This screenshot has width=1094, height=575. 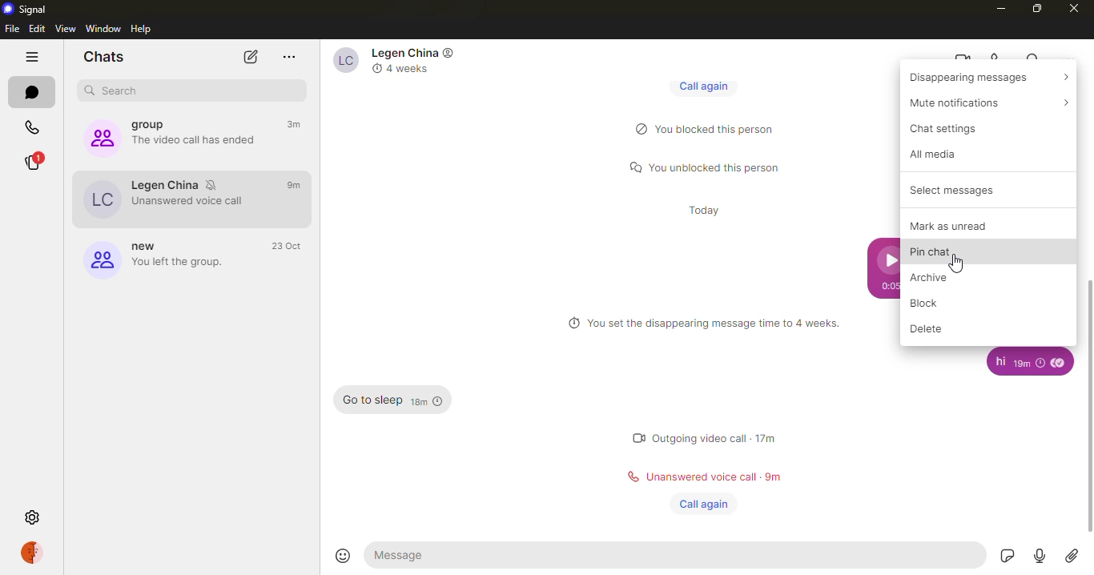 I want to click on search, so click(x=116, y=91).